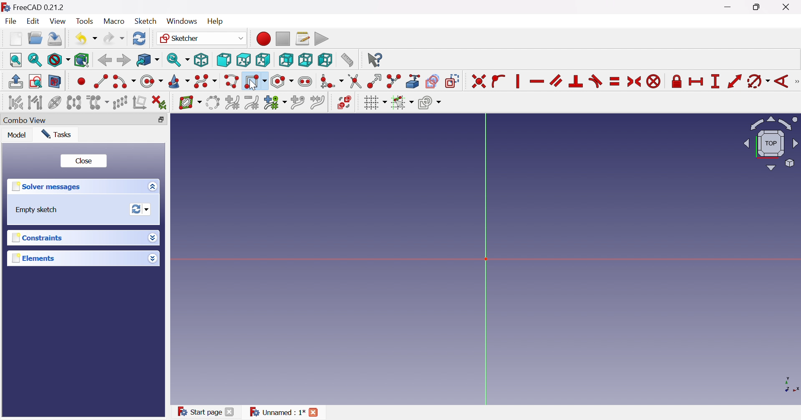 The image size is (801, 420). Describe the element at coordinates (146, 21) in the screenshot. I see `Sketch` at that location.